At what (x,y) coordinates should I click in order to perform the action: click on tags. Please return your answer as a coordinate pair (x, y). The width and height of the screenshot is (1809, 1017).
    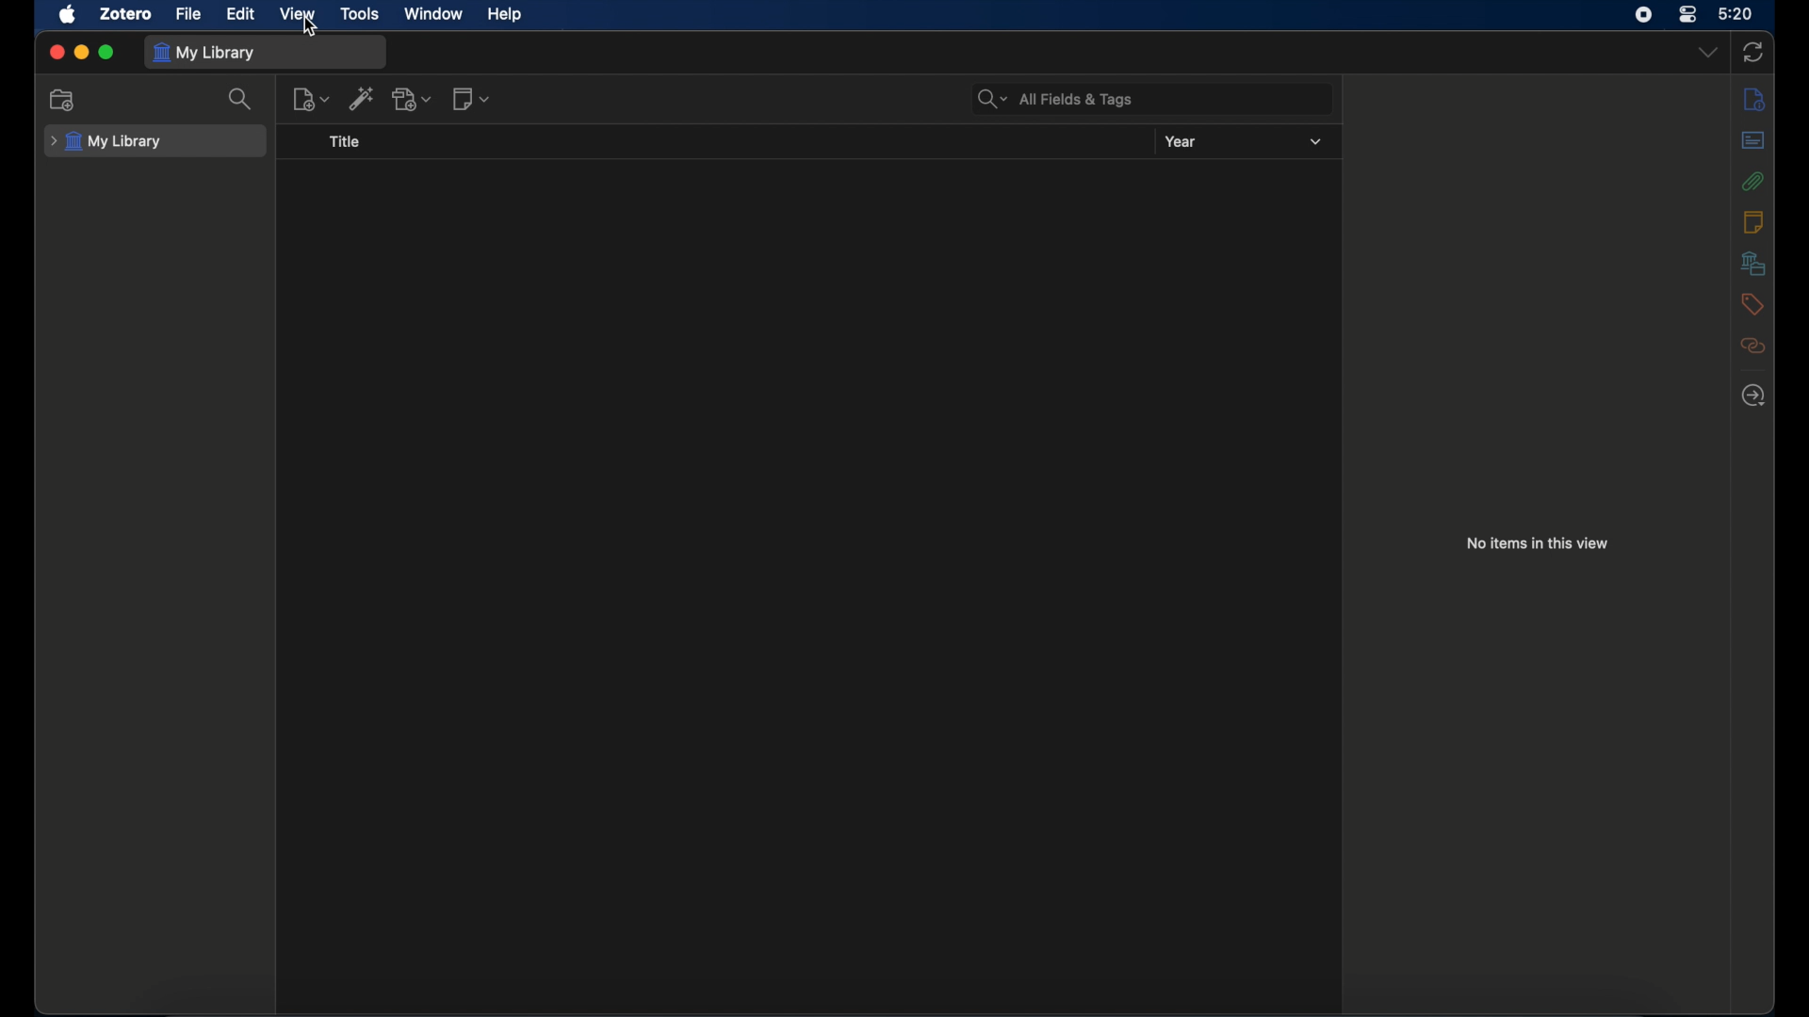
    Looking at the image, I should click on (1751, 304).